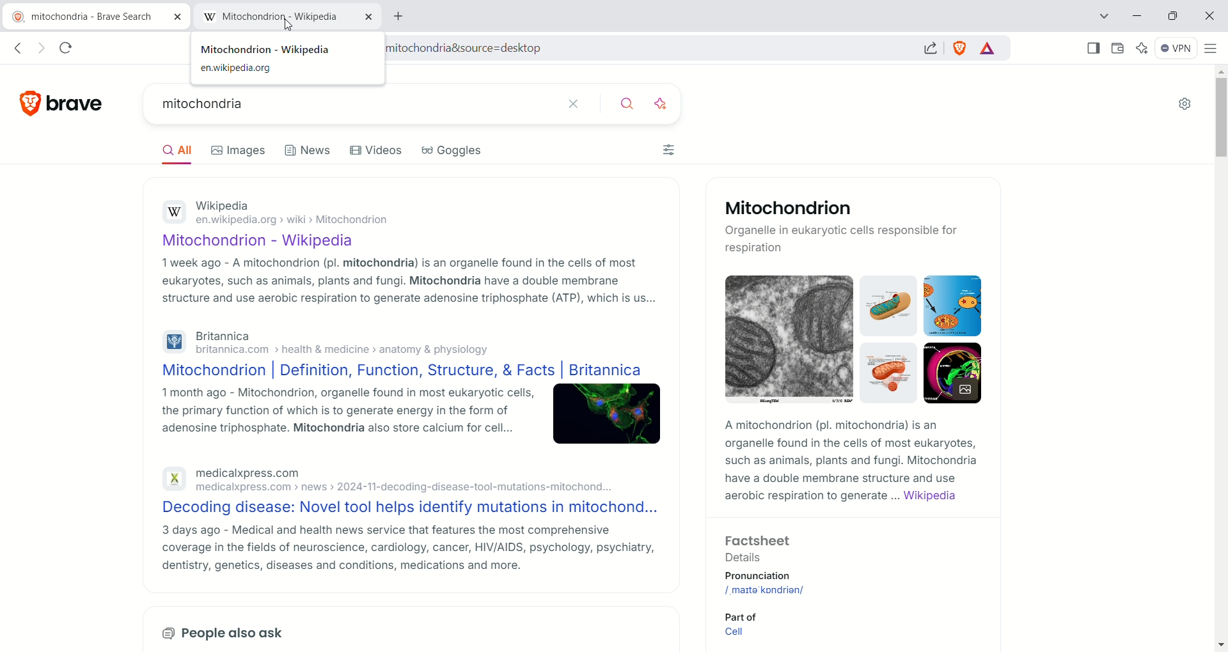 This screenshot has width=1228, height=652. I want to click on search tab, so click(1105, 18).